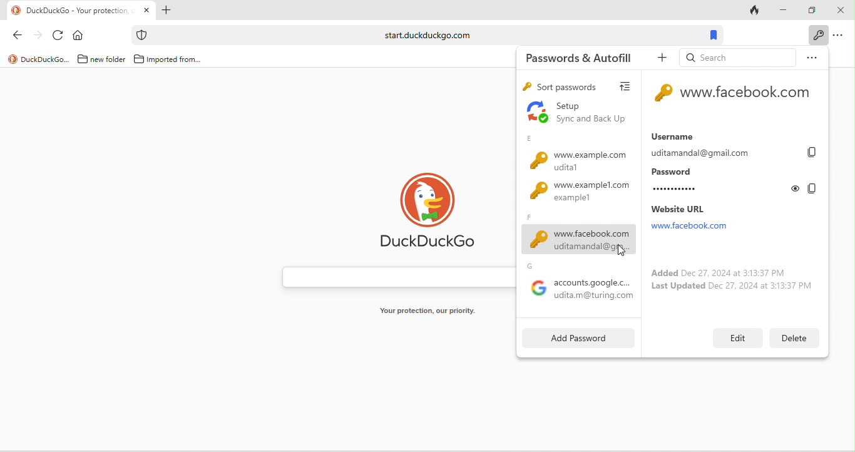 The image size is (855, 452). What do you see at coordinates (784, 10) in the screenshot?
I see `minimize` at bounding box center [784, 10].